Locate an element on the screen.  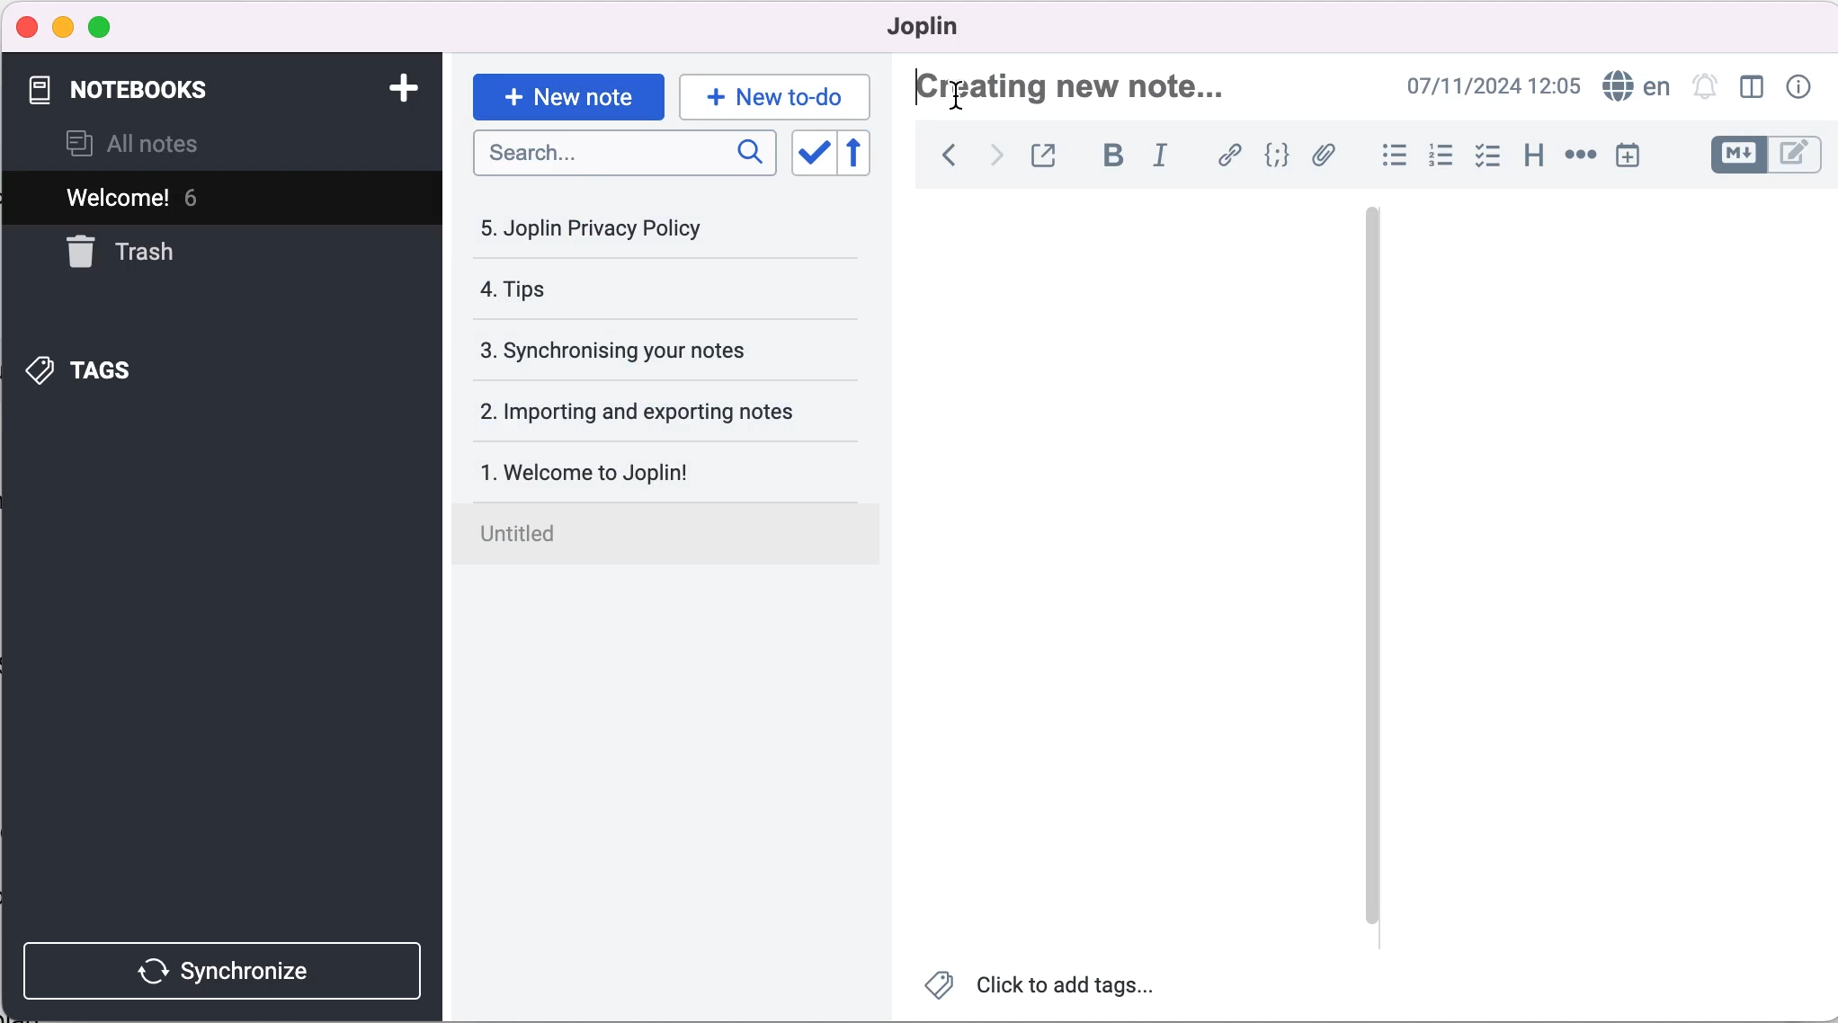
click to add tags is located at coordinates (1042, 989).